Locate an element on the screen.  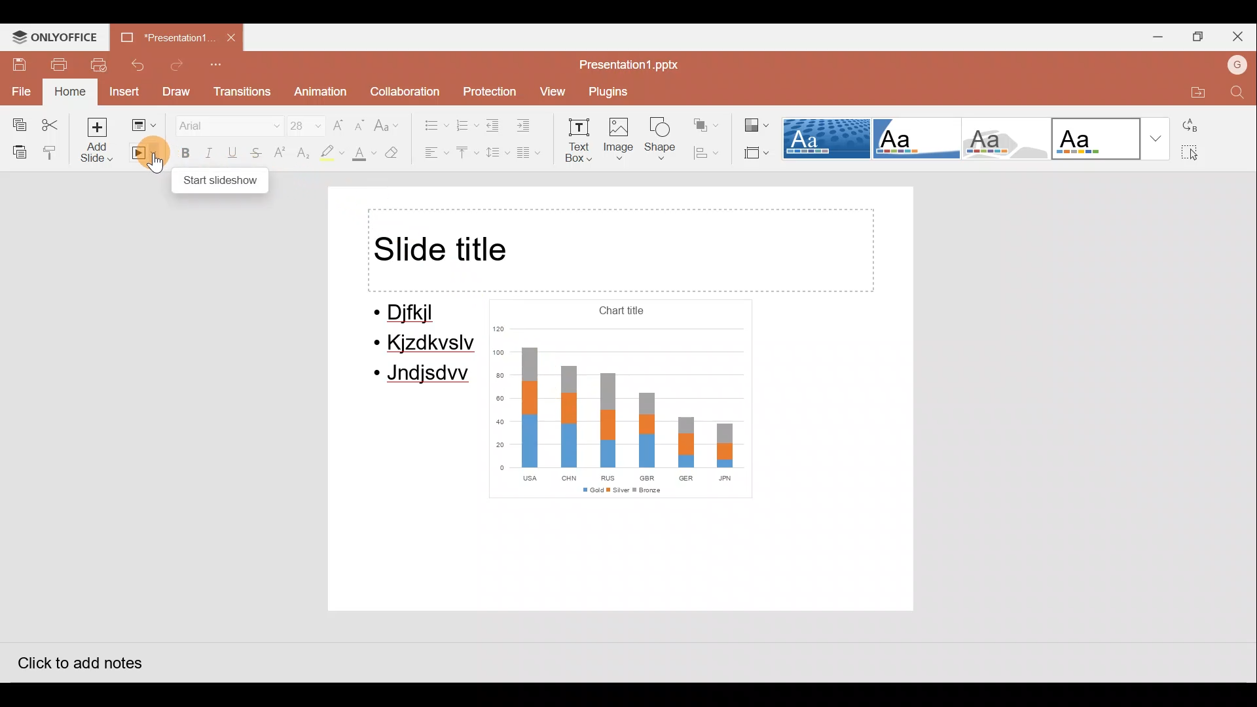
View is located at coordinates (551, 90).